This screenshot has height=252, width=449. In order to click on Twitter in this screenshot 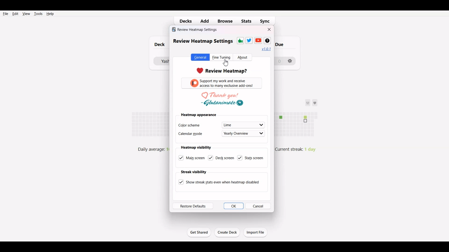, I will do `click(249, 40)`.